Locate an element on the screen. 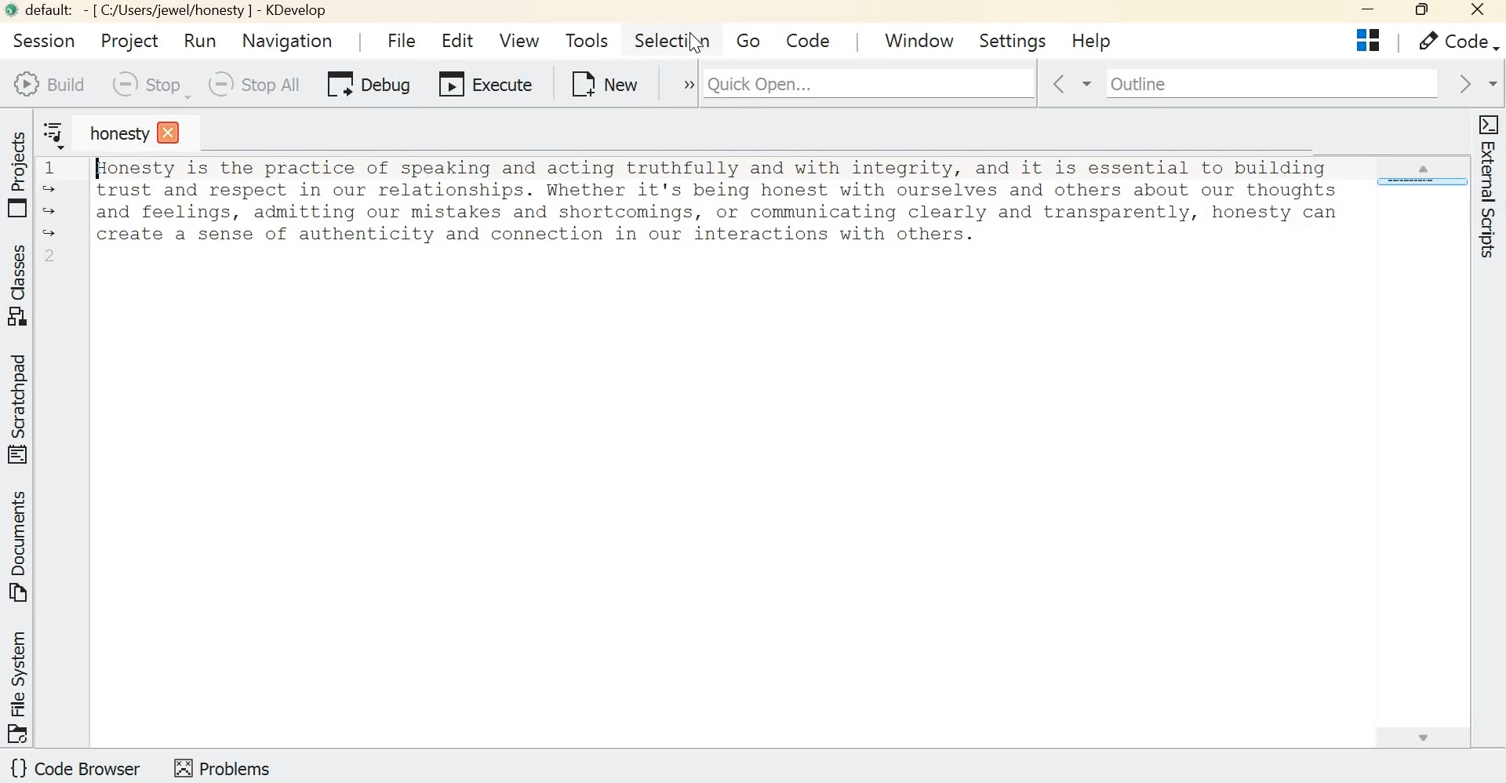  Toggle 'Scratchpad' tool view is located at coordinates (21, 407).